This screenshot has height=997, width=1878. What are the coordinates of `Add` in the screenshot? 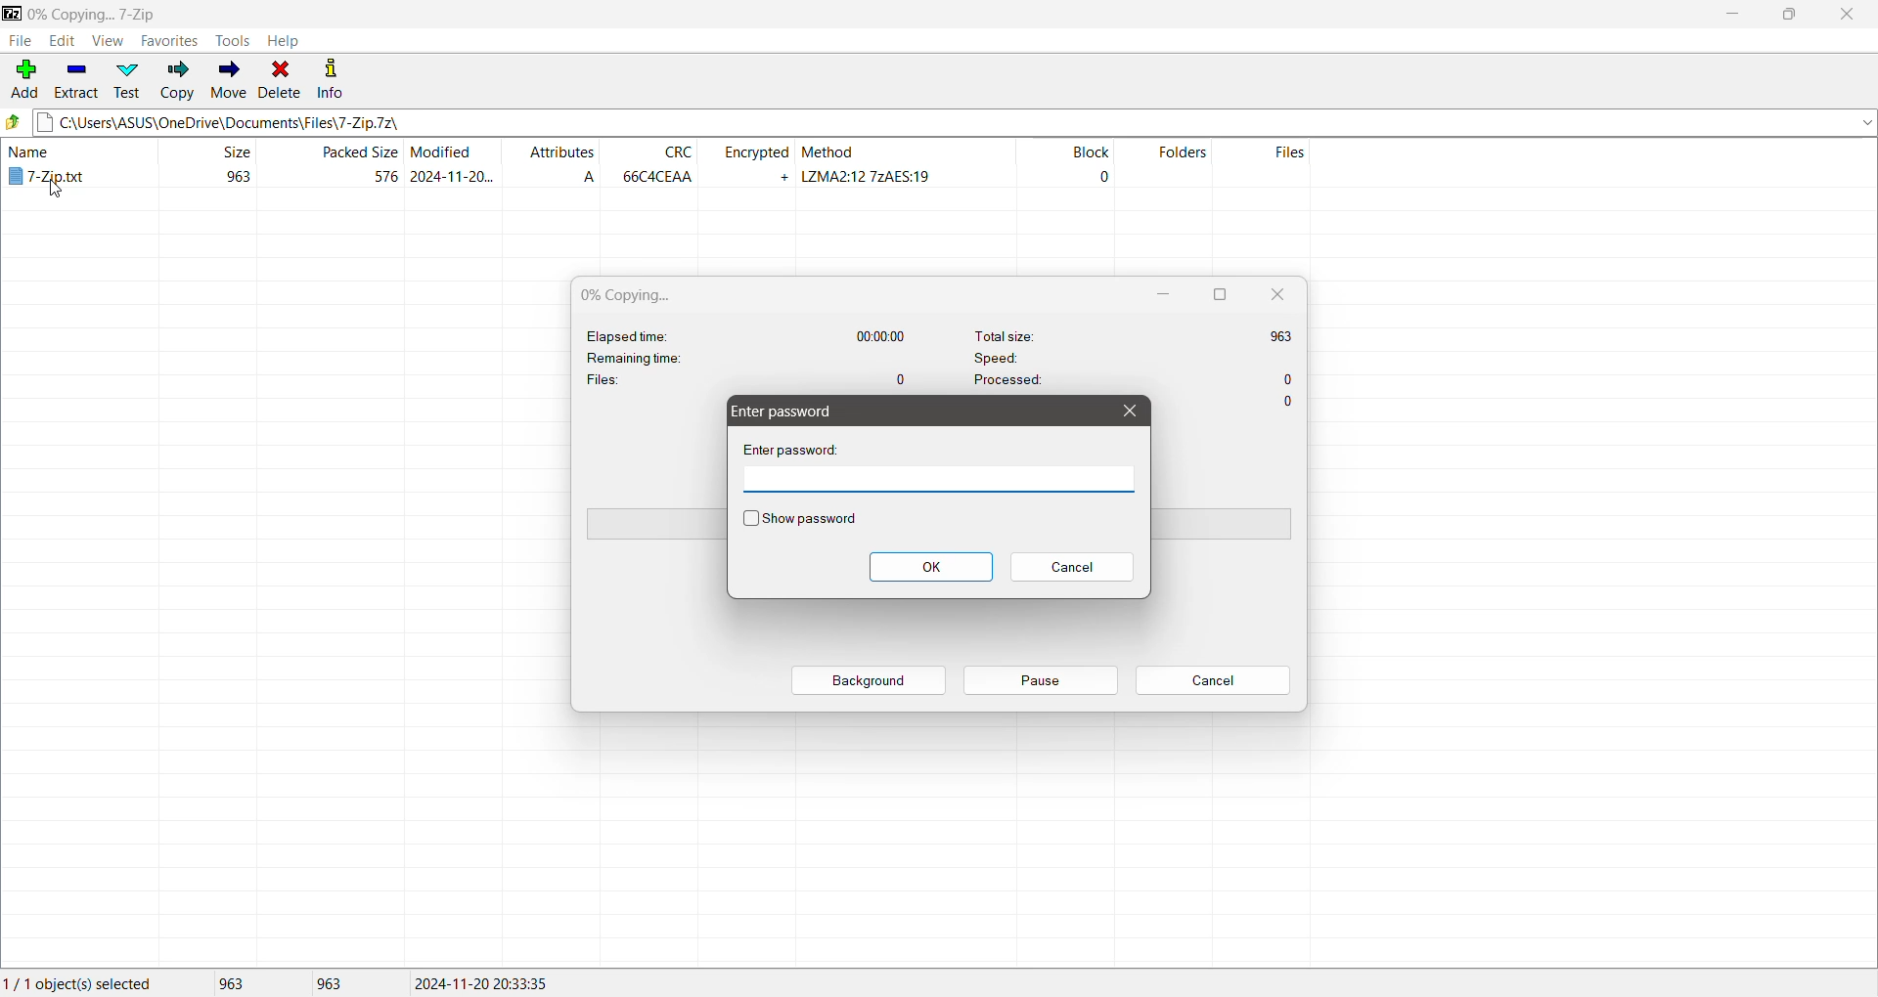 It's located at (23, 80).